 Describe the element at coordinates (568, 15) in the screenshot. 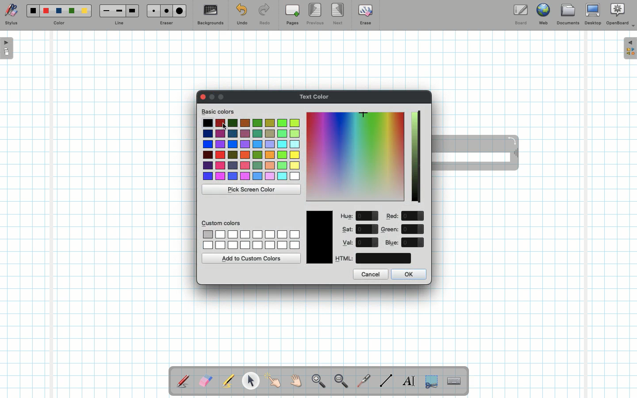

I see `Documents` at that location.